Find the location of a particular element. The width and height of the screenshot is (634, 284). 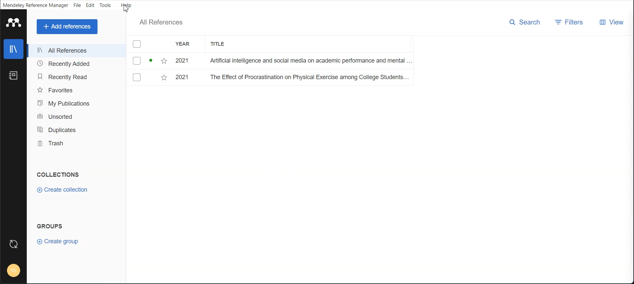

Text is located at coordinates (161, 22).